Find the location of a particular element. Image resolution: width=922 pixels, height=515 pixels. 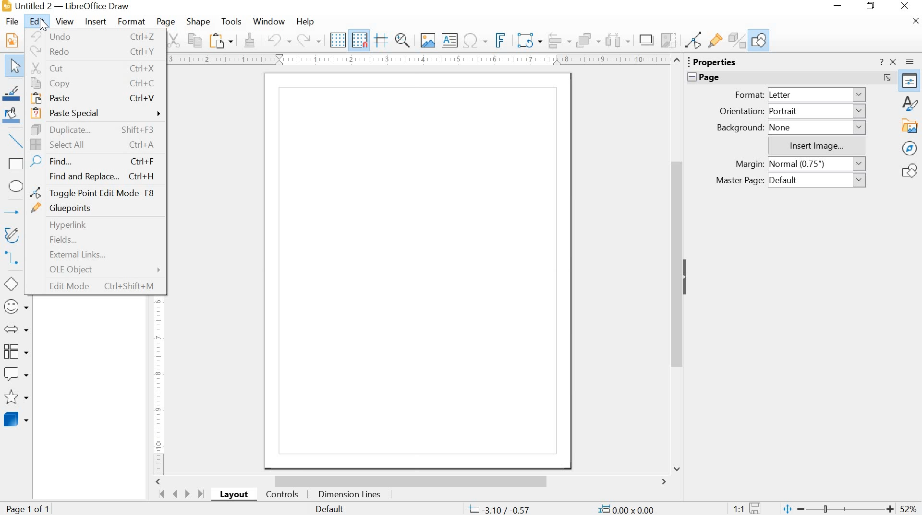

Page is located at coordinates (702, 77).